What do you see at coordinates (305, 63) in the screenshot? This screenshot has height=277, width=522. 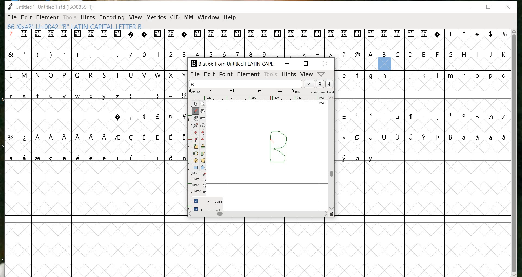 I see `maximize` at bounding box center [305, 63].